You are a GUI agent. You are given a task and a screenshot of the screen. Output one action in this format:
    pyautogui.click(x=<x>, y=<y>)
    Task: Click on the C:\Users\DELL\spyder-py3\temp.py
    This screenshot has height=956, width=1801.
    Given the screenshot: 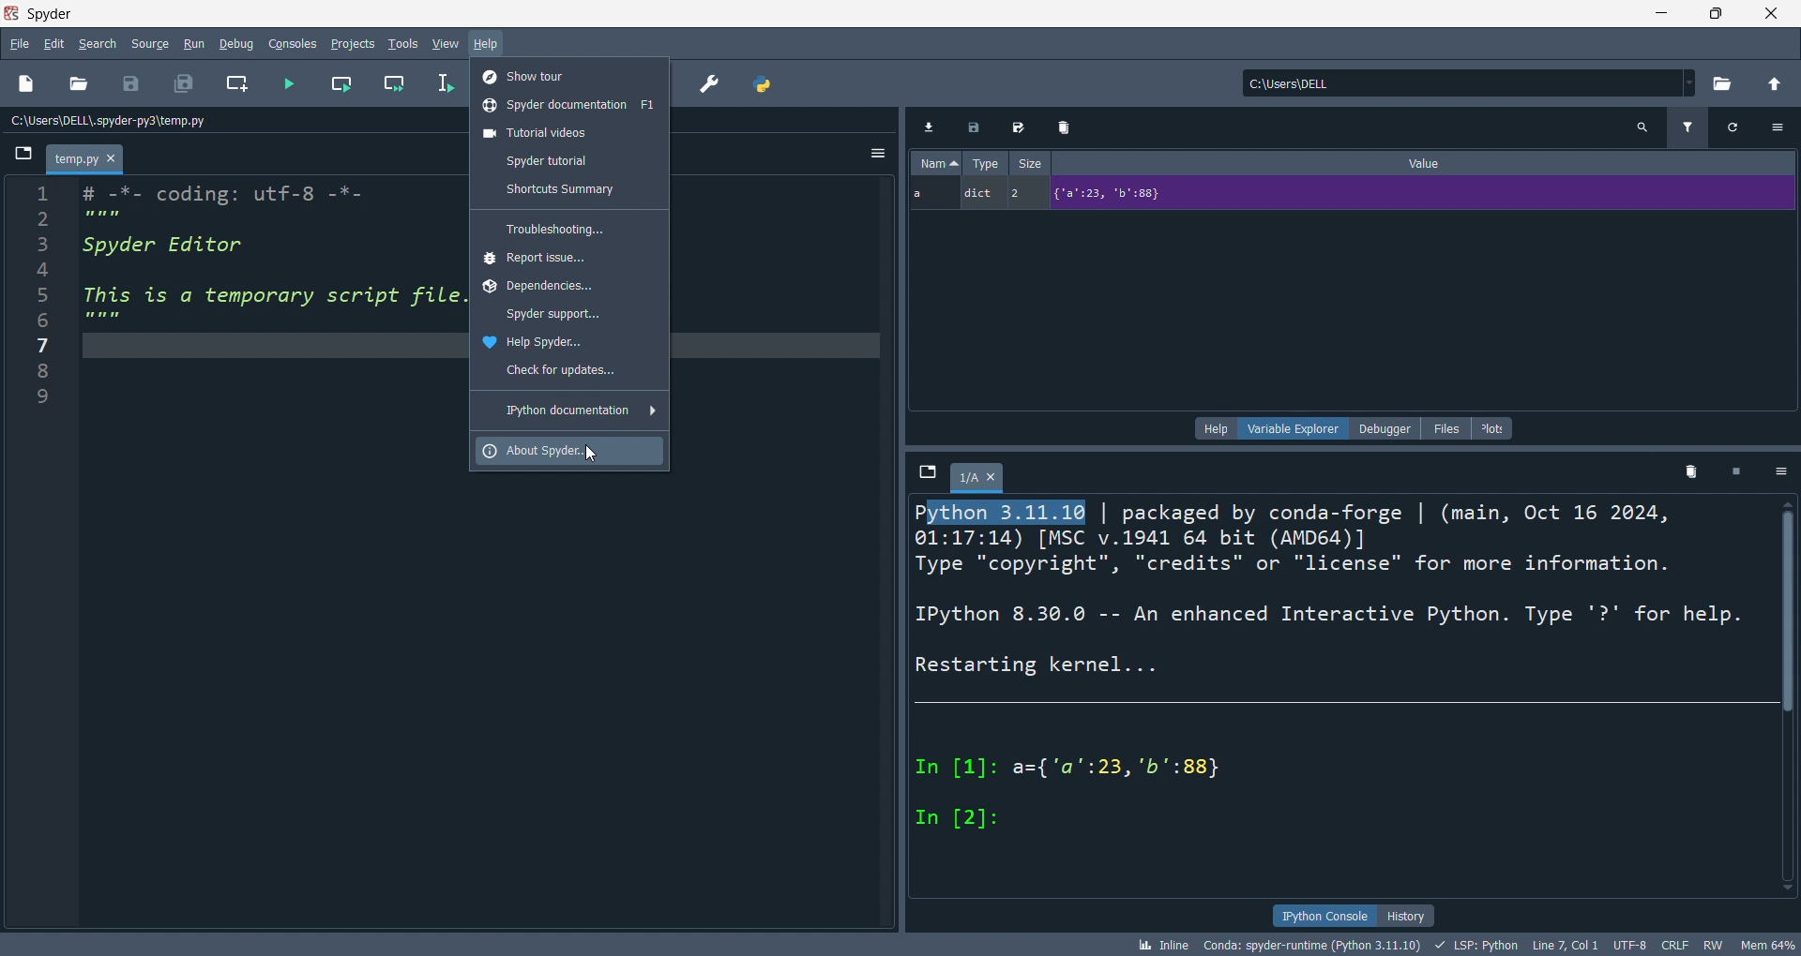 What is the action you would take?
    pyautogui.click(x=111, y=120)
    